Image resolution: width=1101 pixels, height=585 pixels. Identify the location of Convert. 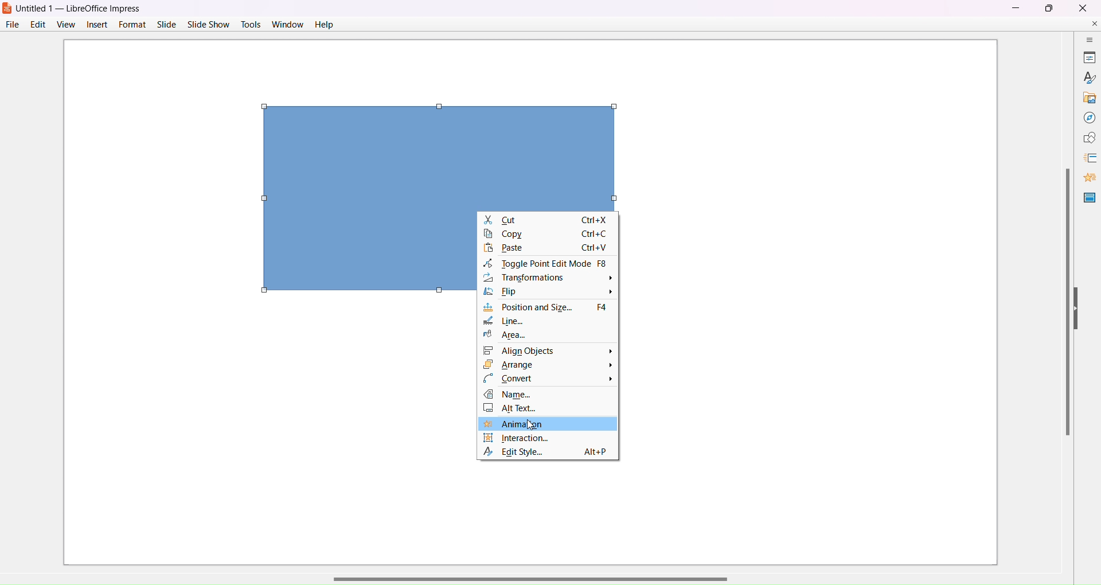
(547, 379).